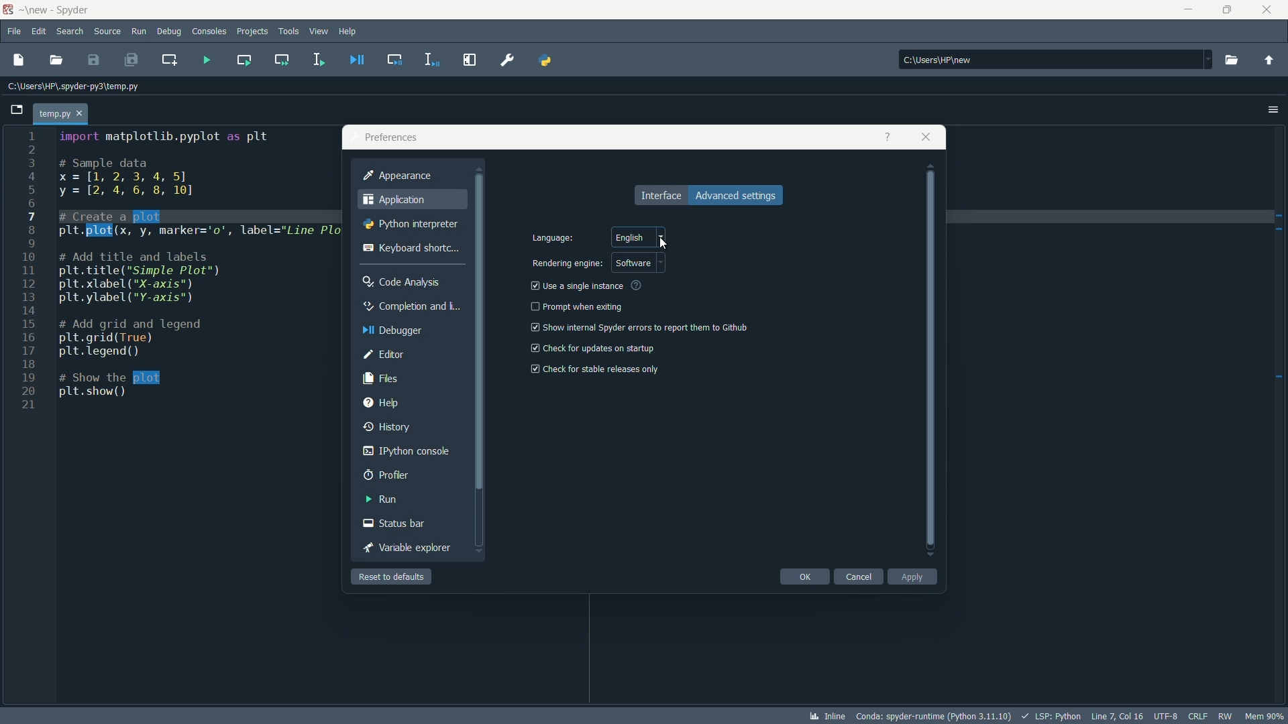  Describe the element at coordinates (647, 326) in the screenshot. I see `show internal spyder errors to report them to github` at that location.